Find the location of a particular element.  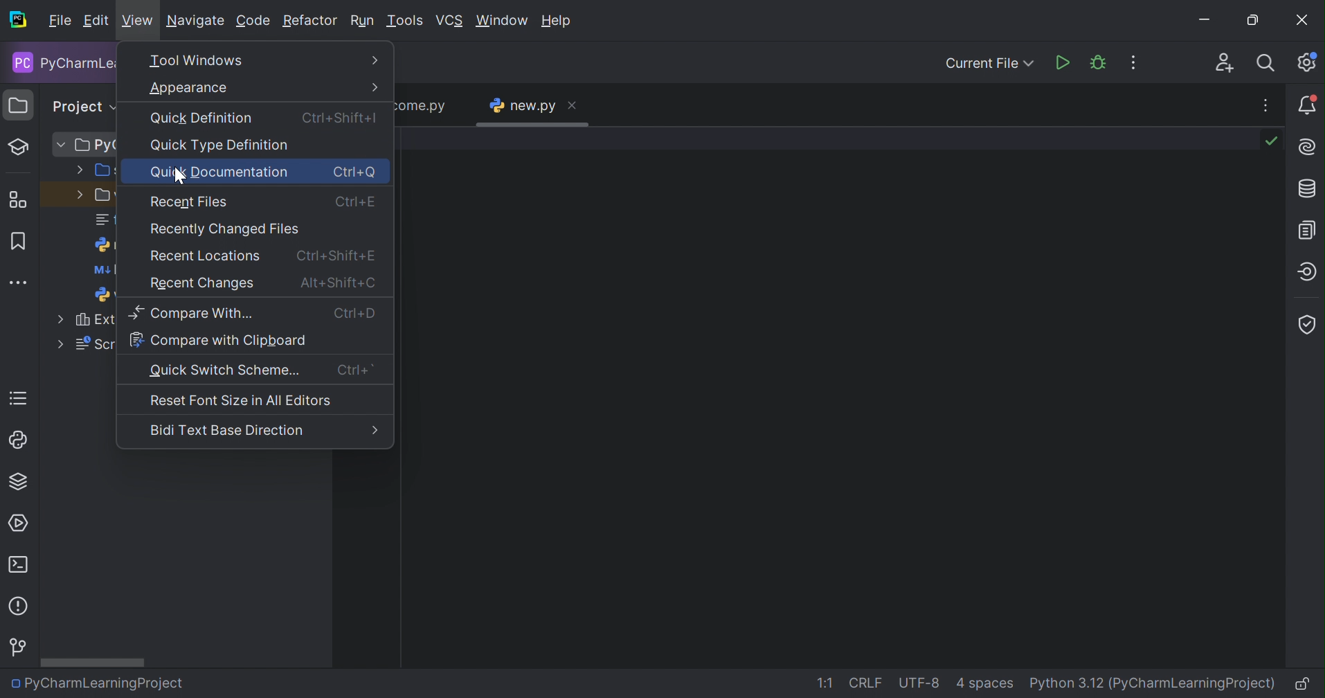

Project is located at coordinates (77, 105).